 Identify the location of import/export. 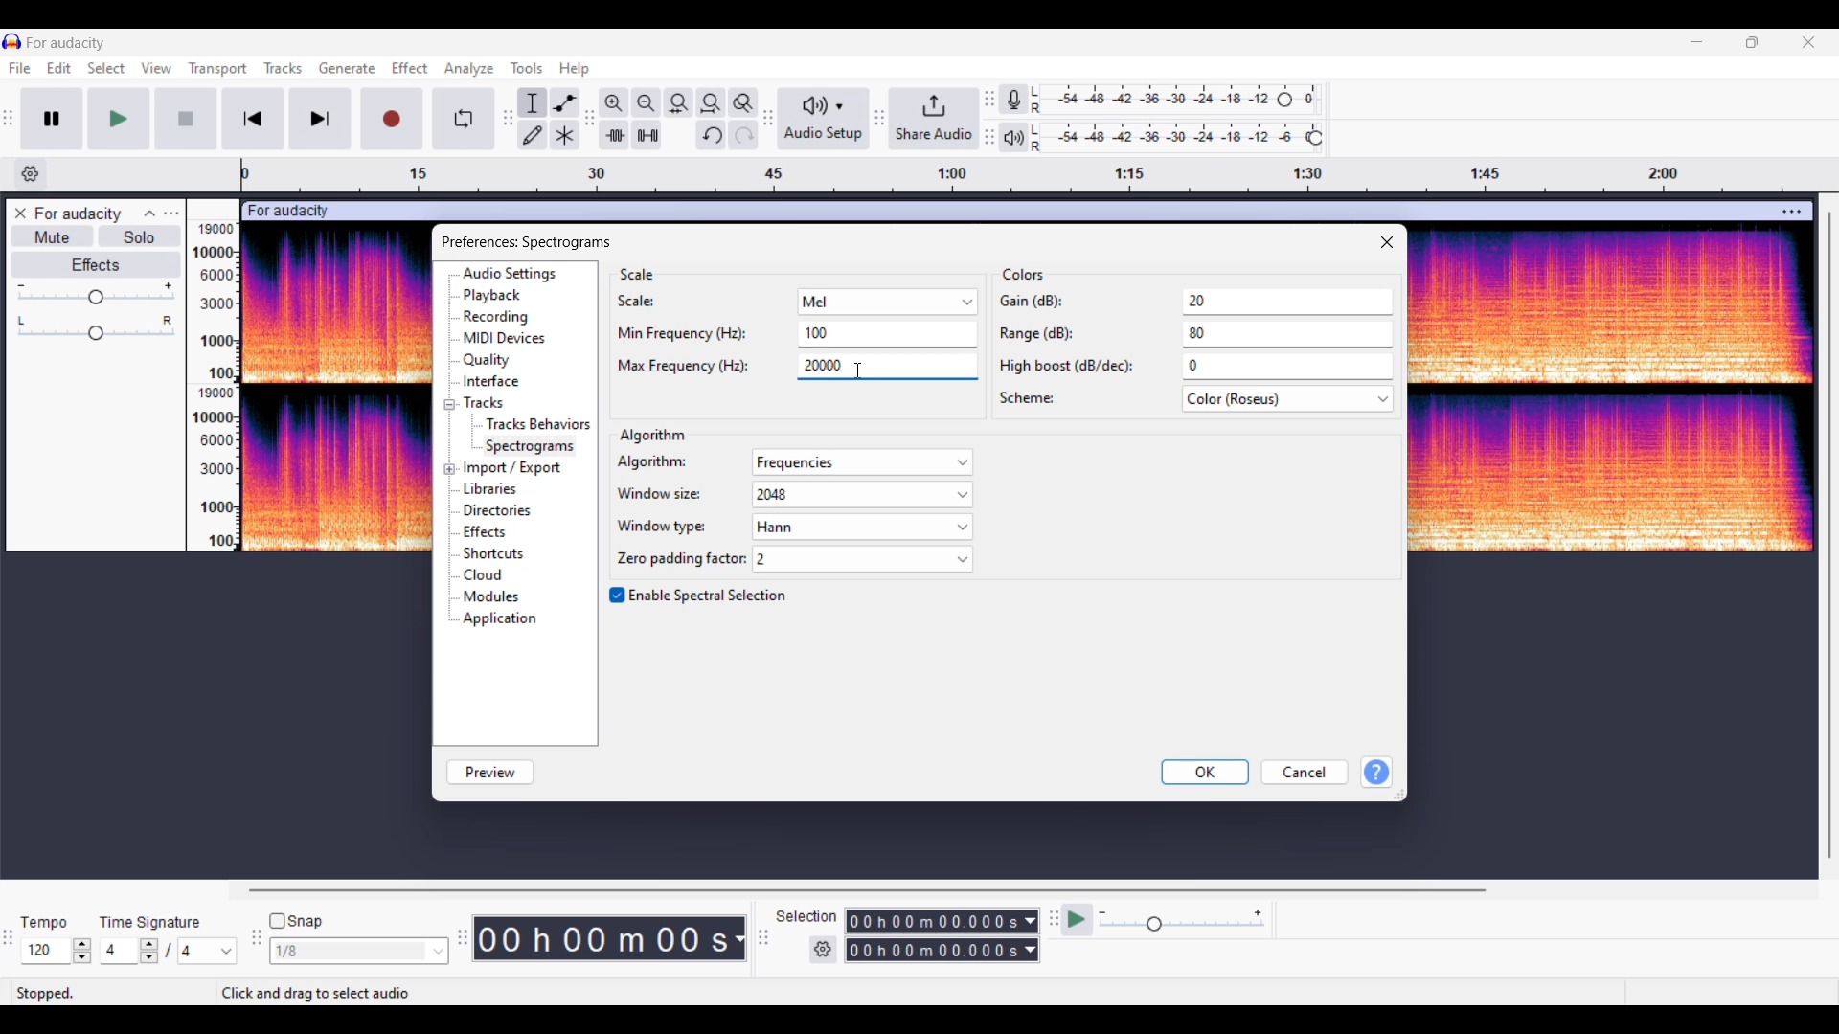
(517, 465).